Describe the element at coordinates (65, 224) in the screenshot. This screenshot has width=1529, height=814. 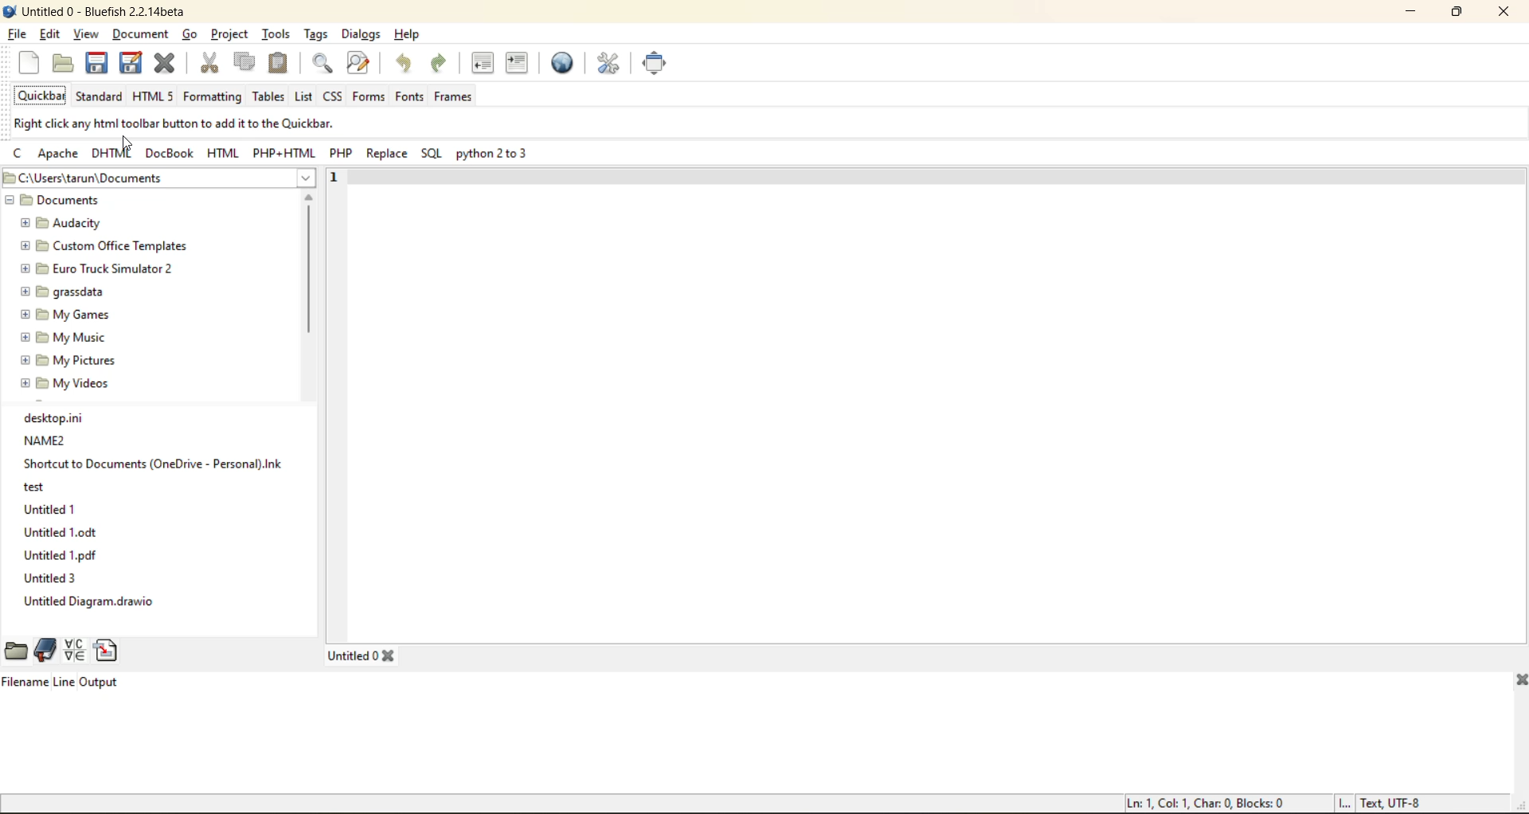
I see `Audacity` at that location.